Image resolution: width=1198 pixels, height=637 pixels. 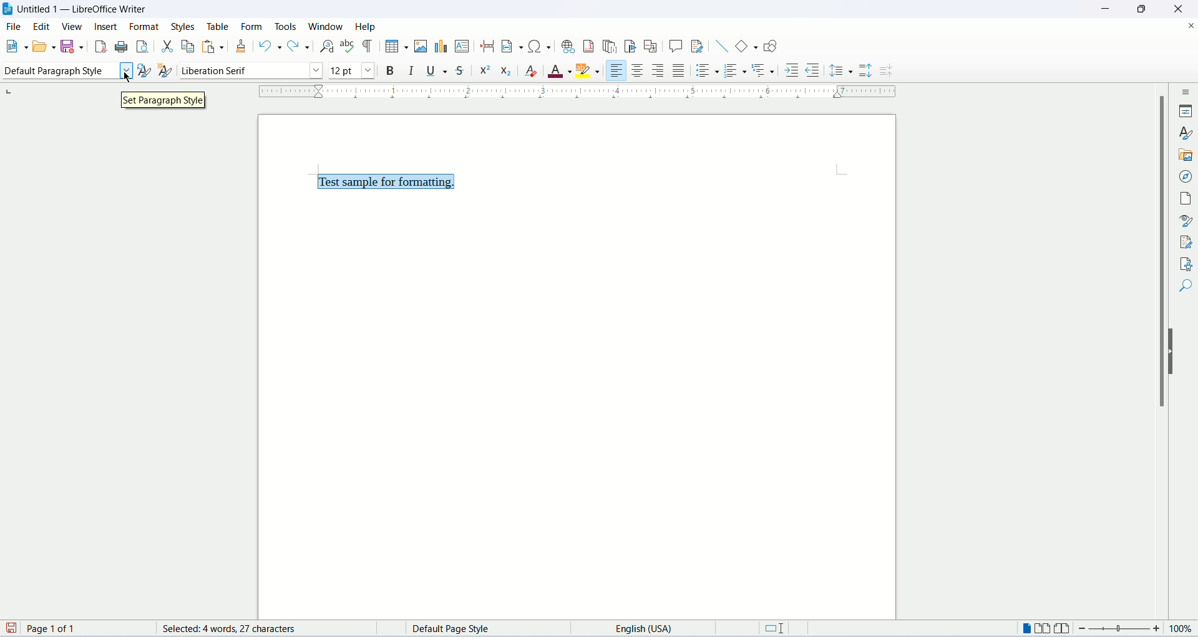 I want to click on draw function, so click(x=770, y=46).